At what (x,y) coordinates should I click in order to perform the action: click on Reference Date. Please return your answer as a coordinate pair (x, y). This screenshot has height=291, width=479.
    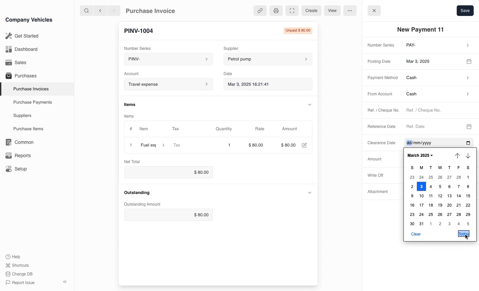
    Looking at the image, I should click on (382, 127).